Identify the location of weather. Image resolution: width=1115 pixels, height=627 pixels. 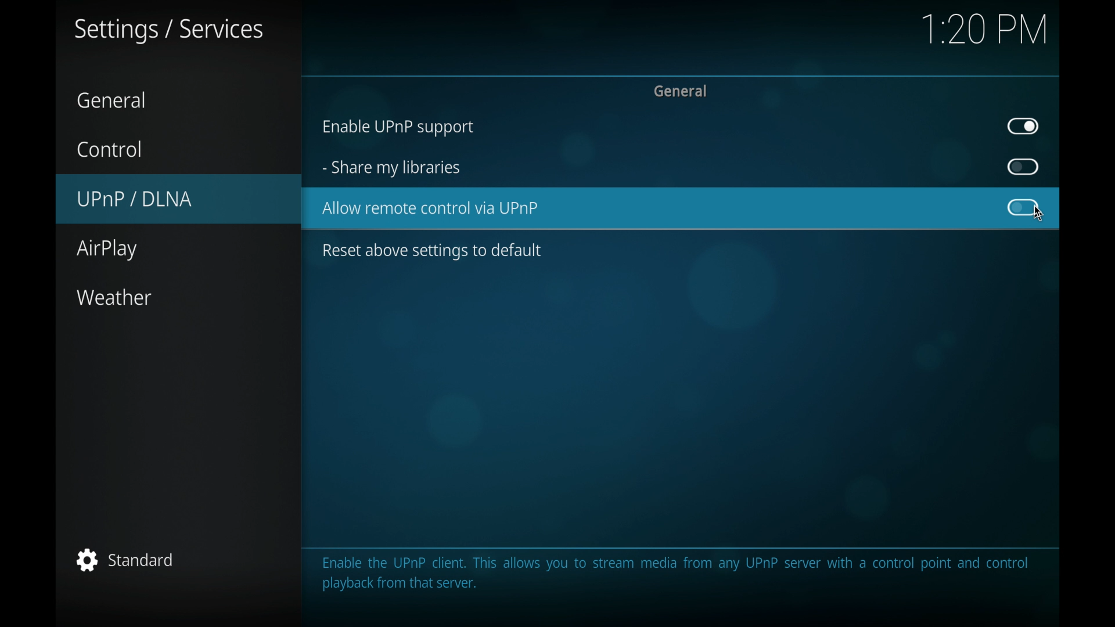
(114, 298).